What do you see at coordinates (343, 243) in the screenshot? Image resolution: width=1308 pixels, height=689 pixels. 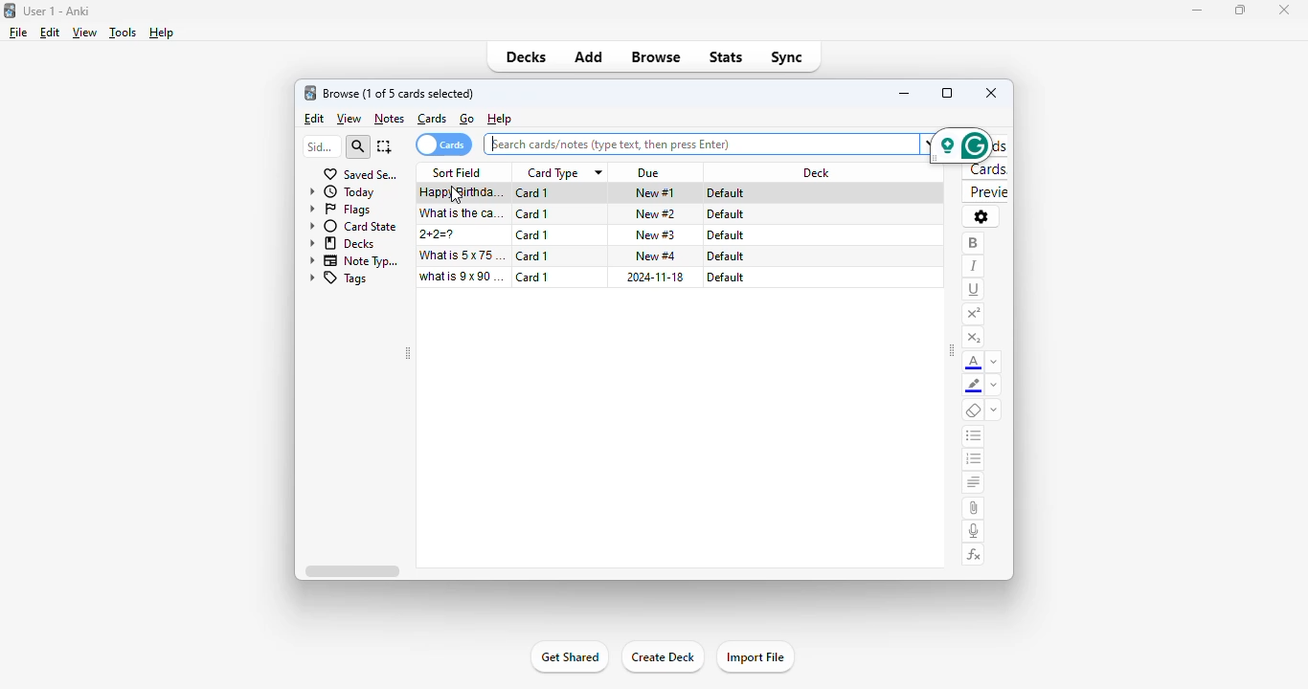 I see `decks` at bounding box center [343, 243].